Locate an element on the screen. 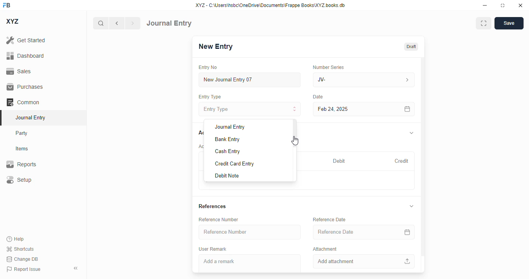 This screenshot has height=279, width=529. party is located at coordinates (22, 133).